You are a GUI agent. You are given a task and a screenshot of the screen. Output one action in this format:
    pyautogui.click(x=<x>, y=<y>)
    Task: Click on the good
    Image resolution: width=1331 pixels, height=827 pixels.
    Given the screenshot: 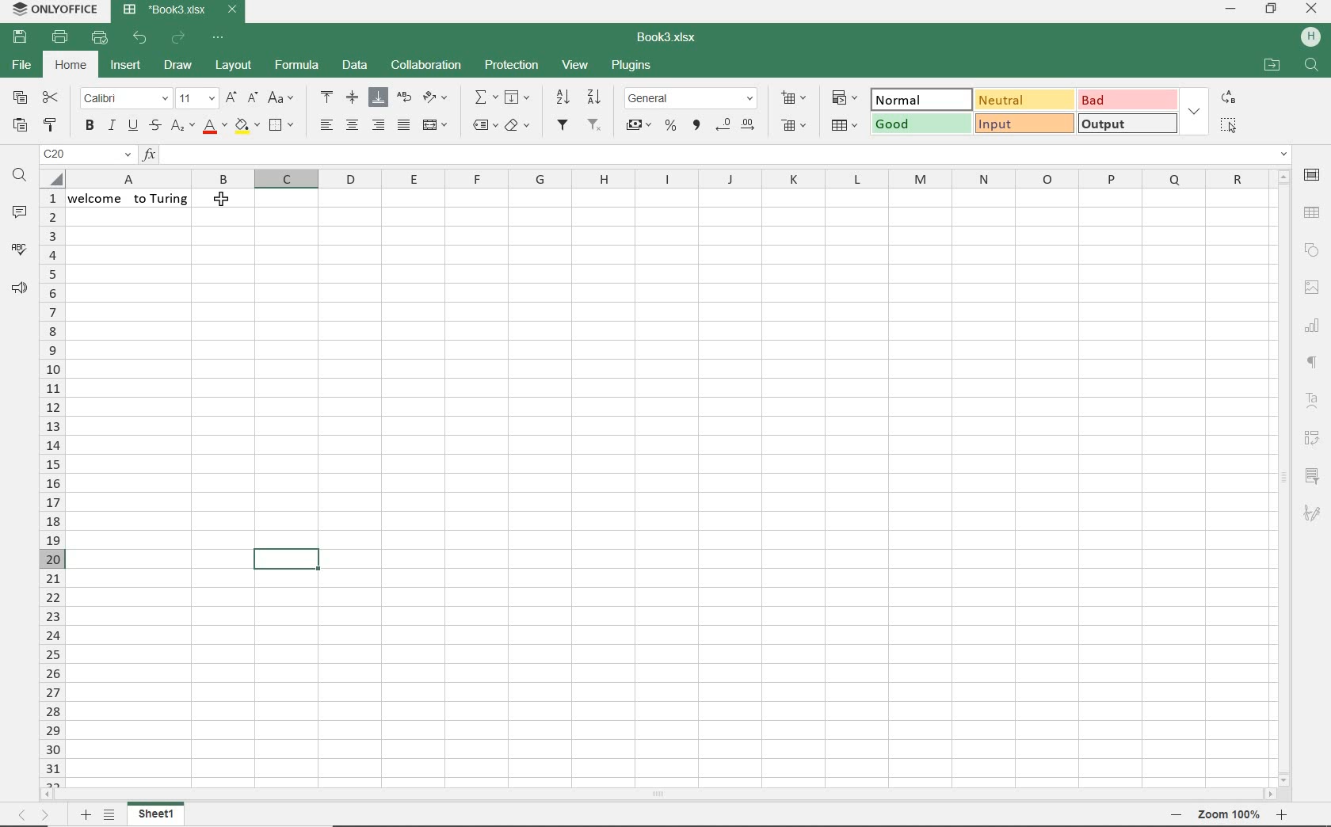 What is the action you would take?
    pyautogui.click(x=919, y=124)
    